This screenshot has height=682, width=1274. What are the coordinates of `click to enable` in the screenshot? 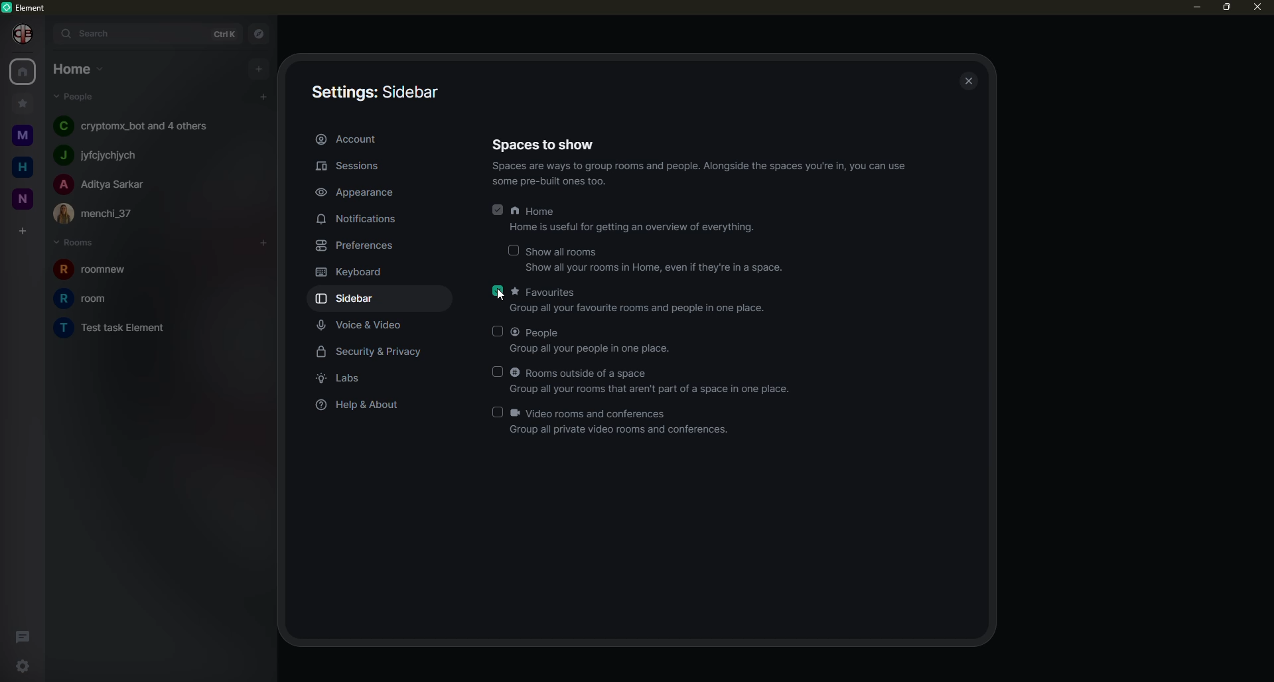 It's located at (514, 251).